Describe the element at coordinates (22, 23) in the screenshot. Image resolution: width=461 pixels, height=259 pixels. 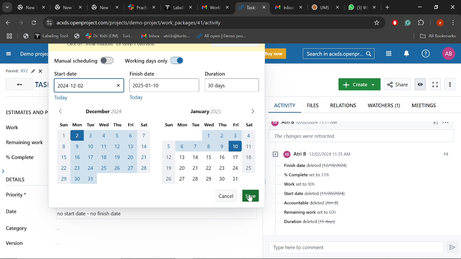
I see `Next page` at that location.